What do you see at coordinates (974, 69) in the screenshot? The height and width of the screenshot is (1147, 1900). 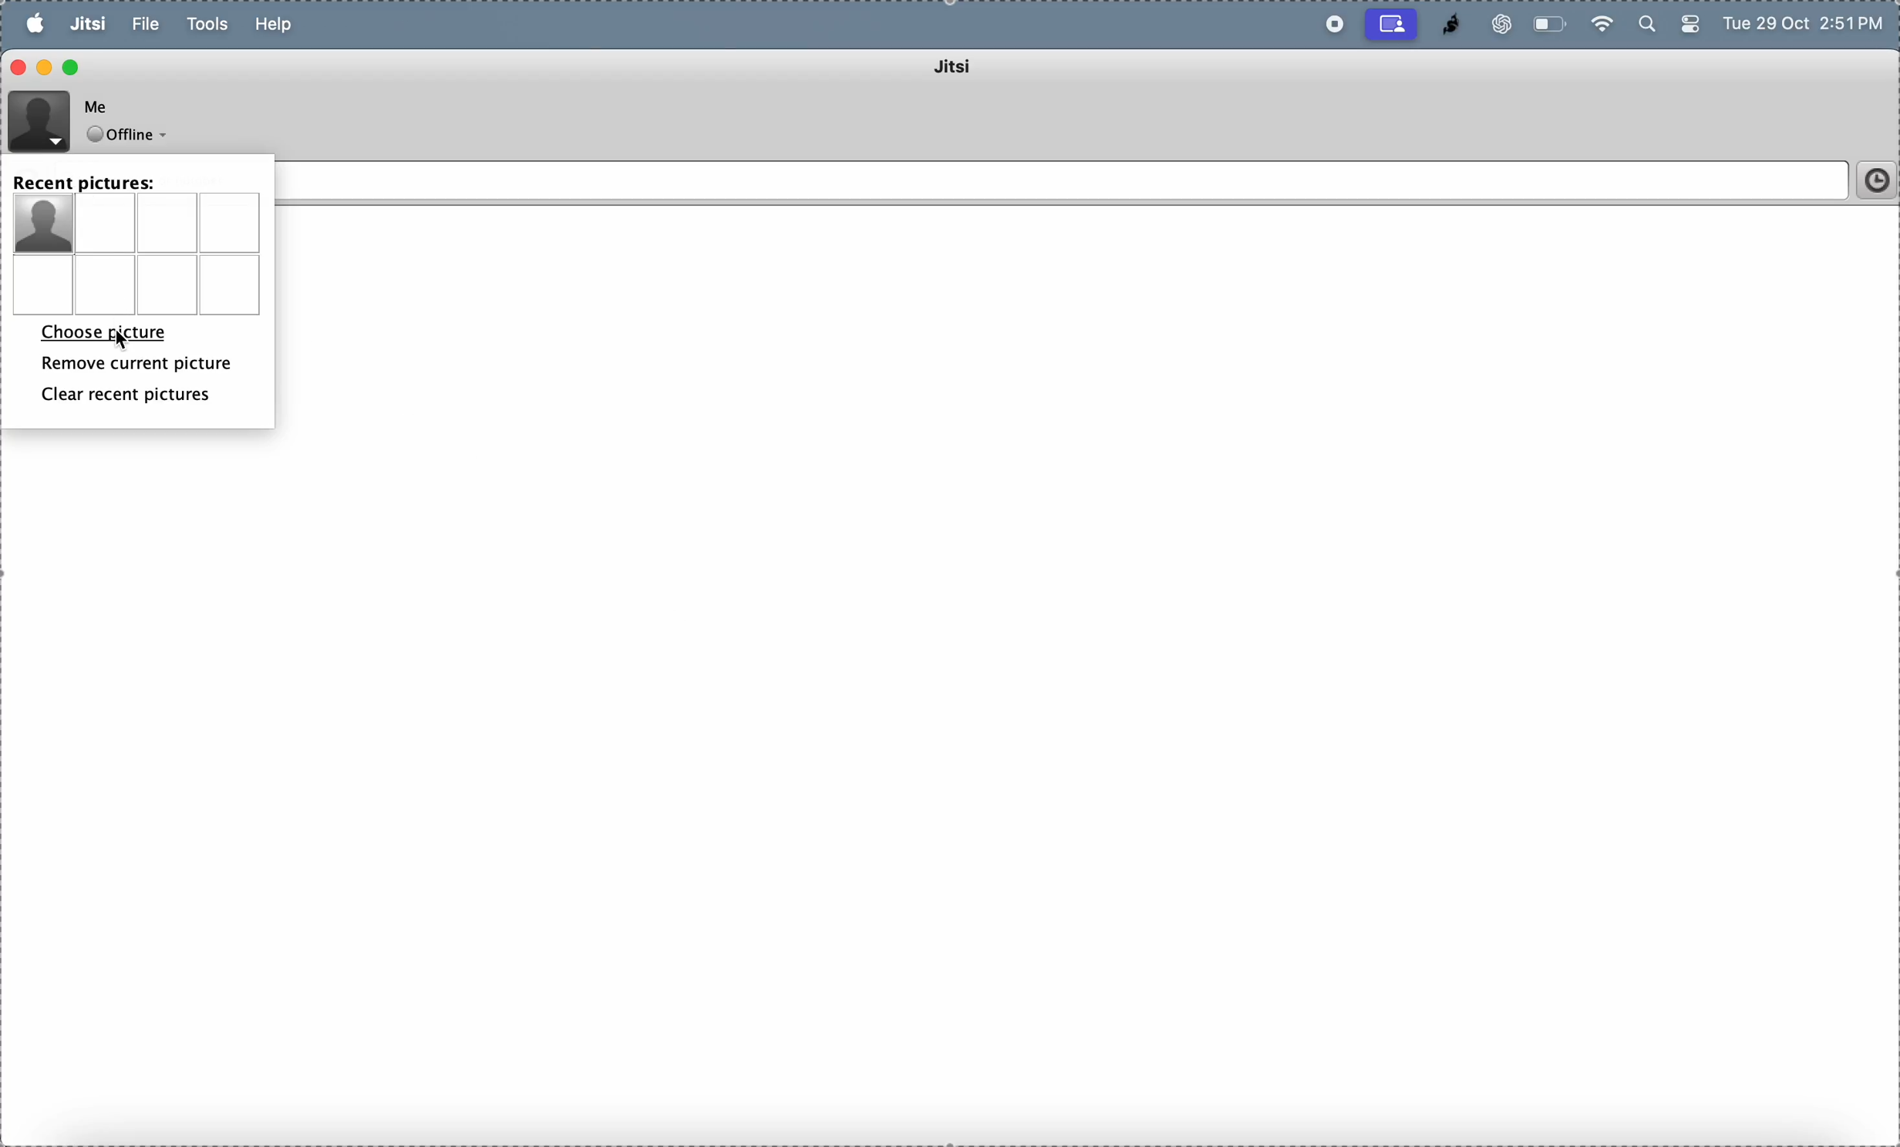 I see `jitsi ` at bounding box center [974, 69].